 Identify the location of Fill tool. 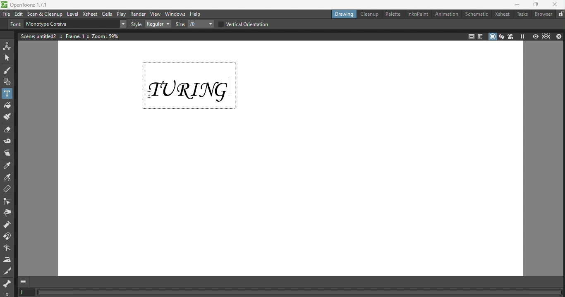
(8, 105).